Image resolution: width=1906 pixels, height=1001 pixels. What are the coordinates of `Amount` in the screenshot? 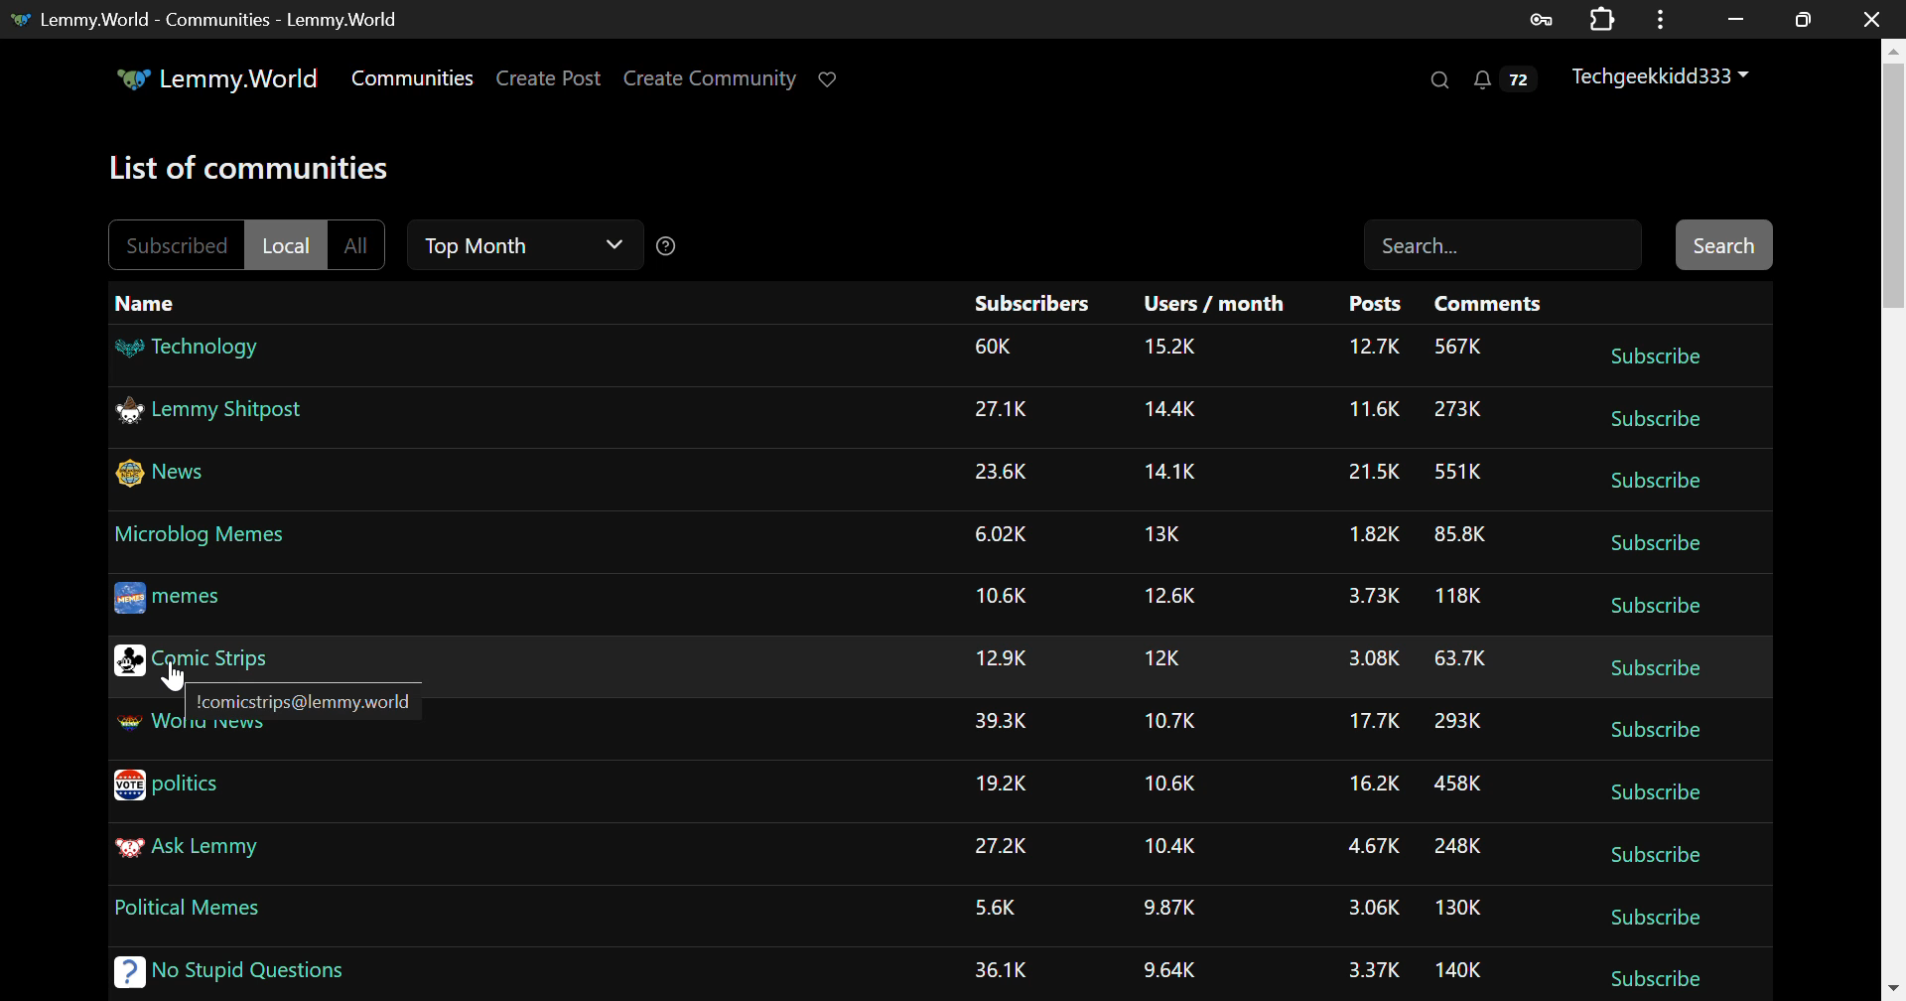 It's located at (1369, 411).